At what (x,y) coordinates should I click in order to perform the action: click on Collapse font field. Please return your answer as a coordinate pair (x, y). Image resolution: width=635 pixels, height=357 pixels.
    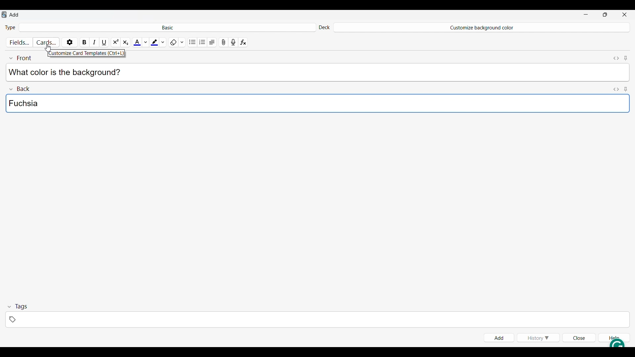
    Looking at the image, I should click on (20, 57).